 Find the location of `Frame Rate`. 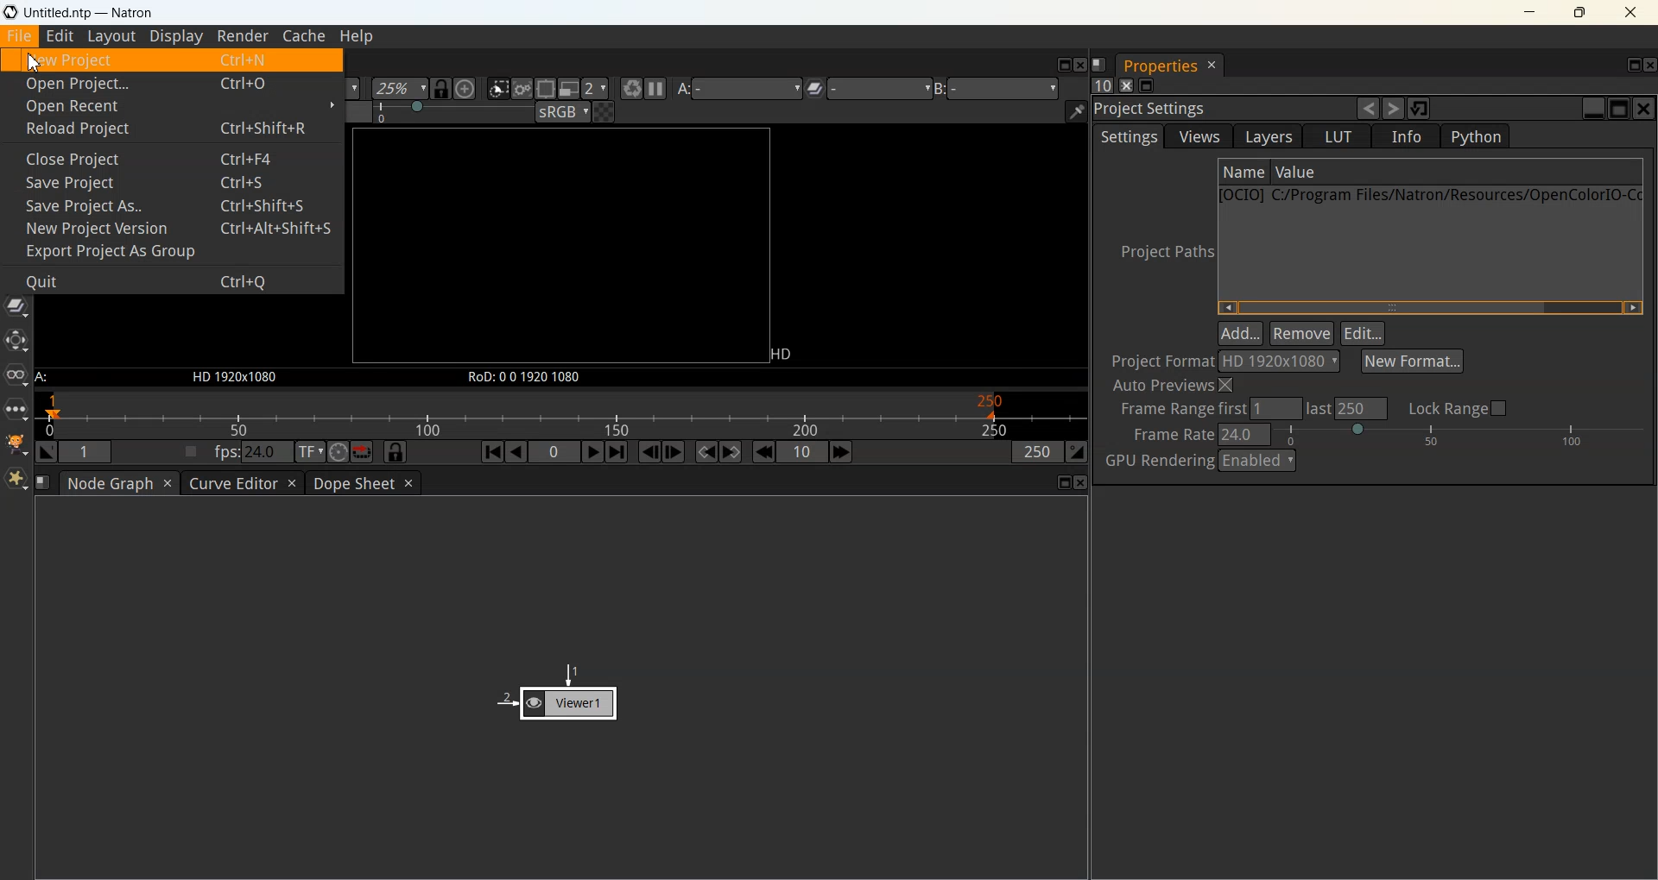

Frame Rate is located at coordinates (1169, 435).